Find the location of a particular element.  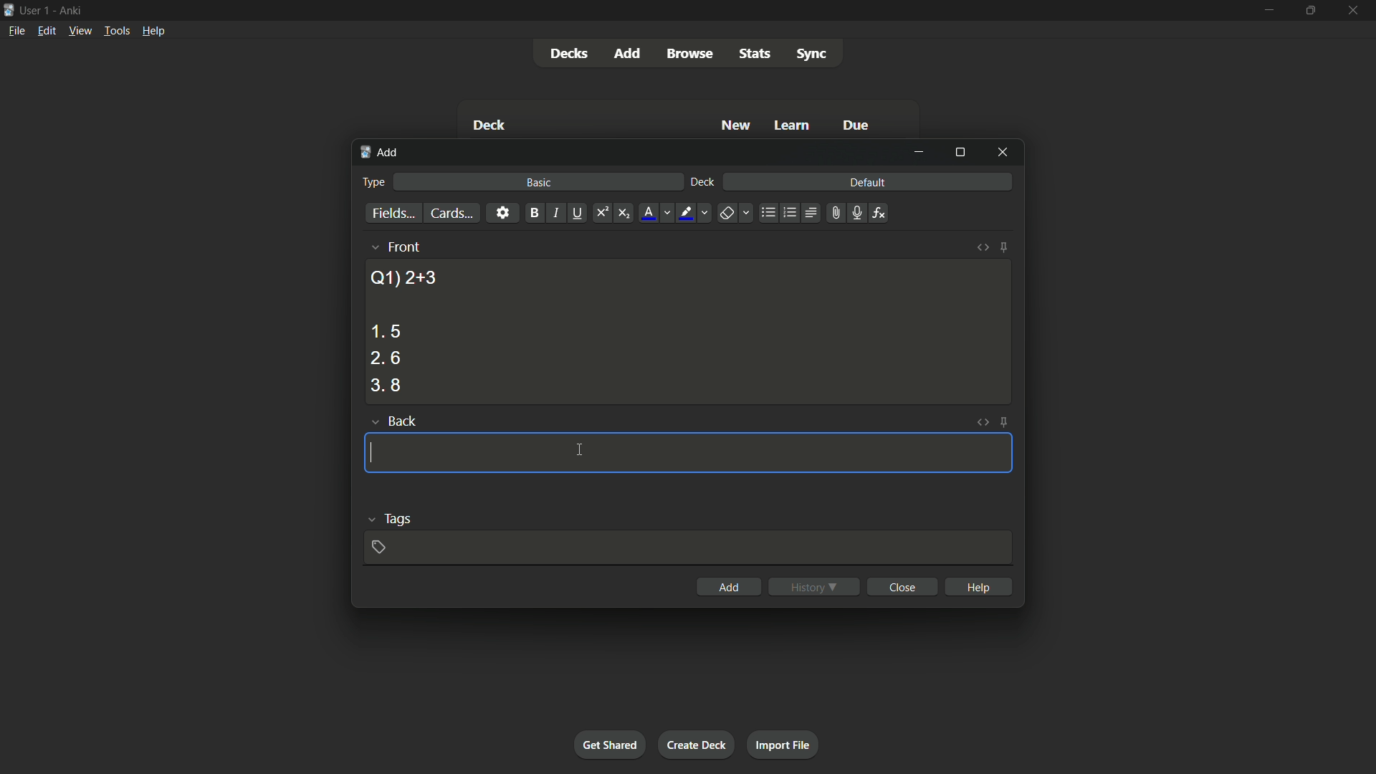

subscript is located at coordinates (623, 214).